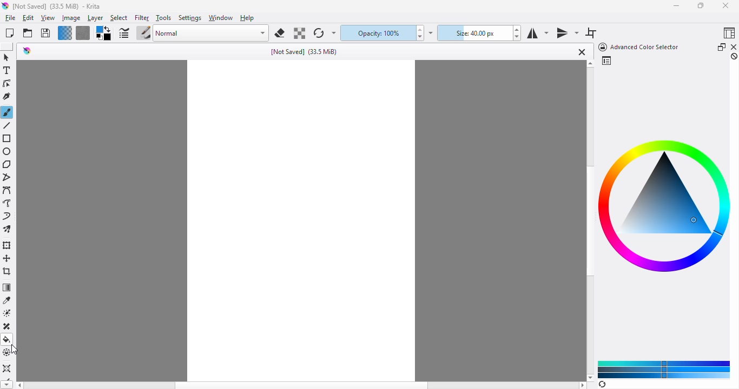  Describe the element at coordinates (5, 6) in the screenshot. I see `logo` at that location.